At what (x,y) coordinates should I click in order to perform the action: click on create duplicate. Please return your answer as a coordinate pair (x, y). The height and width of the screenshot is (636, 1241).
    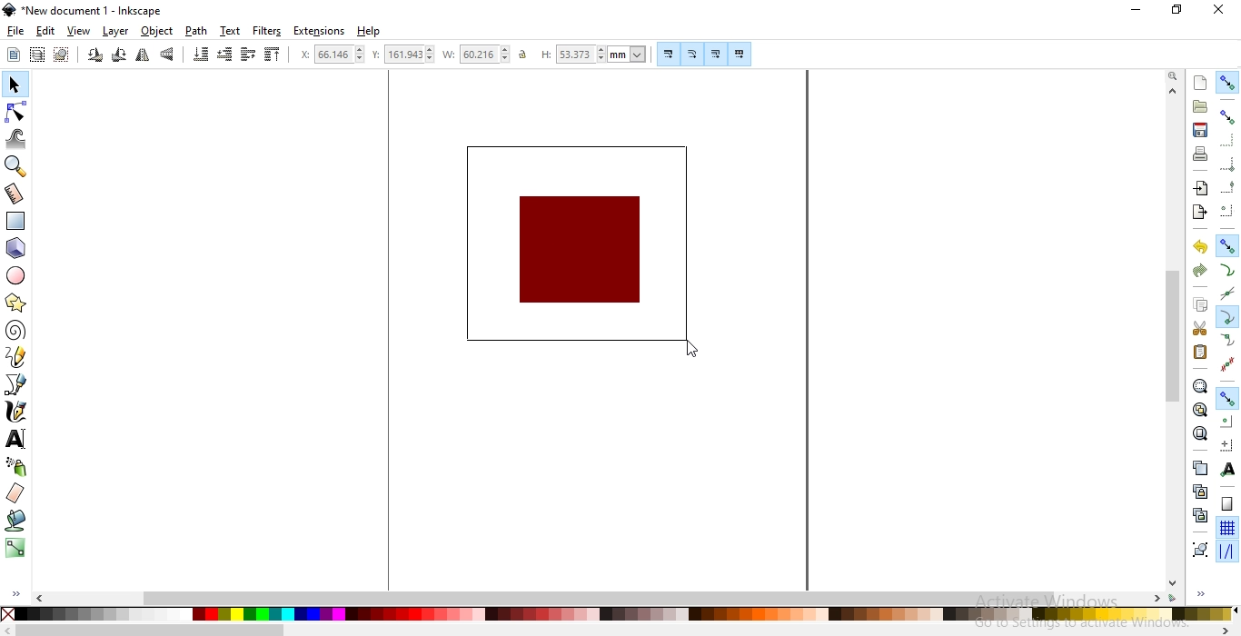
    Looking at the image, I should click on (1200, 467).